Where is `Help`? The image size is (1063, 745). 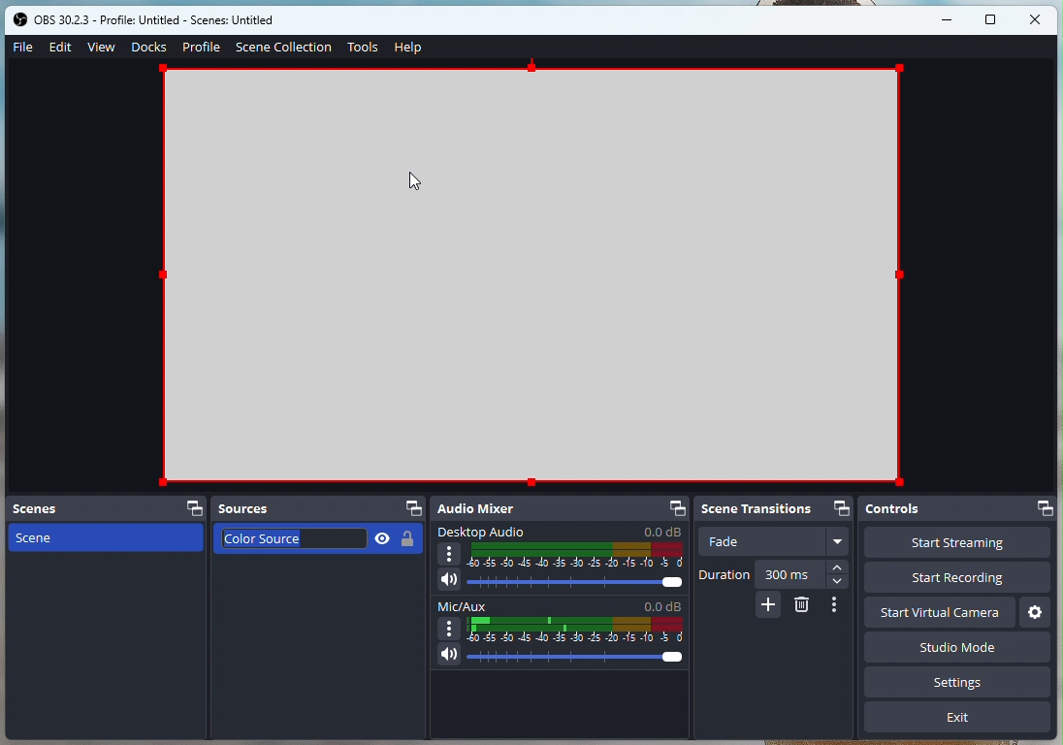
Help is located at coordinates (407, 49).